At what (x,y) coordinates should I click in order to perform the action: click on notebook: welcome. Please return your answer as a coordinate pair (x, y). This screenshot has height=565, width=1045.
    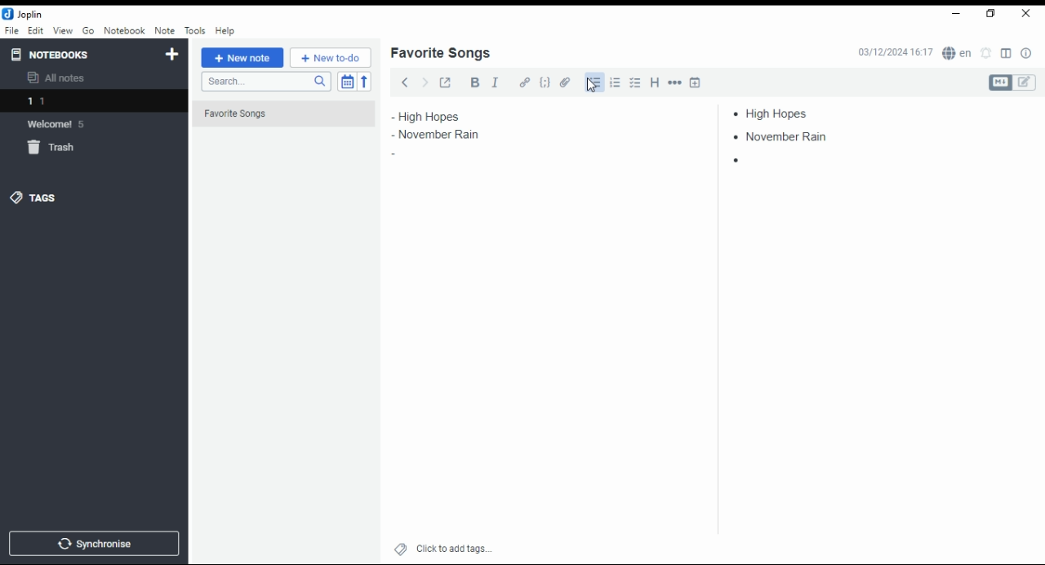
    Looking at the image, I should click on (60, 123).